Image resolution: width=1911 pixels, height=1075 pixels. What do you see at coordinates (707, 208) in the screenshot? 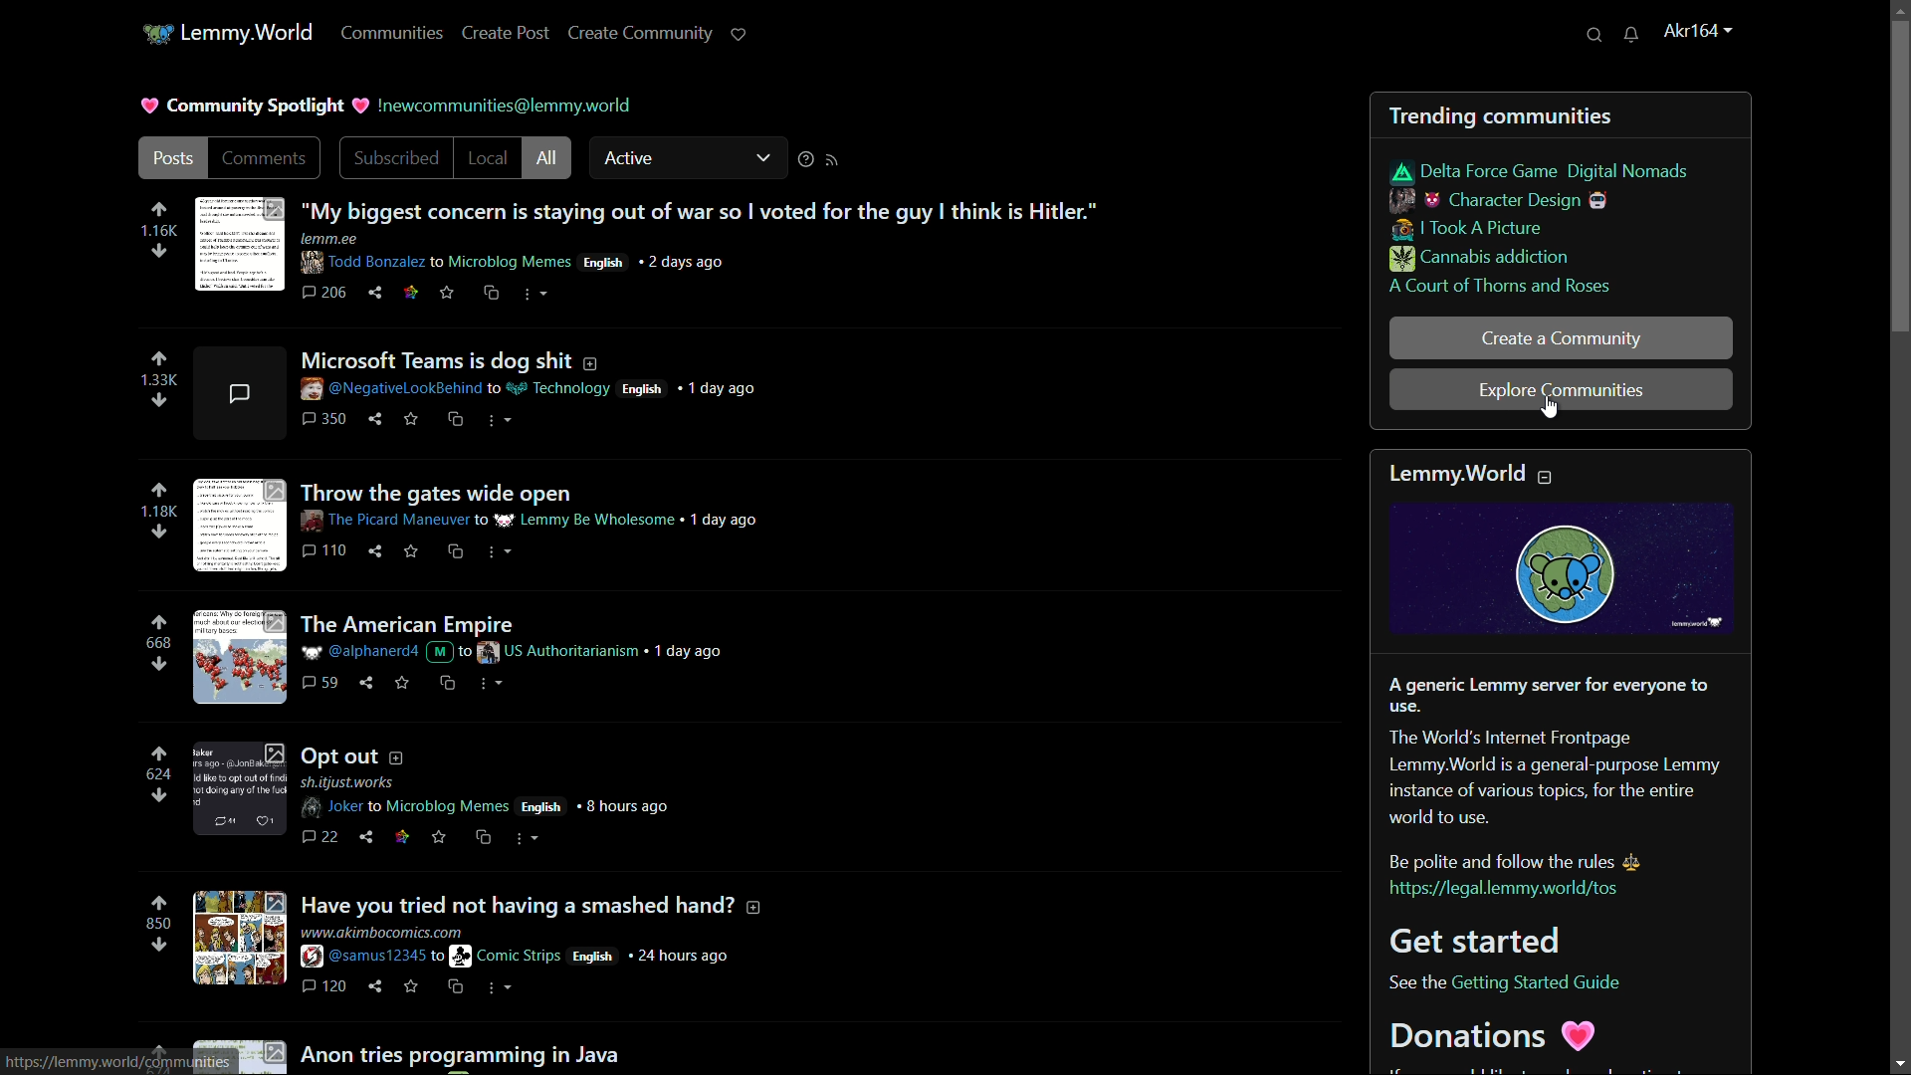
I see `post-1` at bounding box center [707, 208].